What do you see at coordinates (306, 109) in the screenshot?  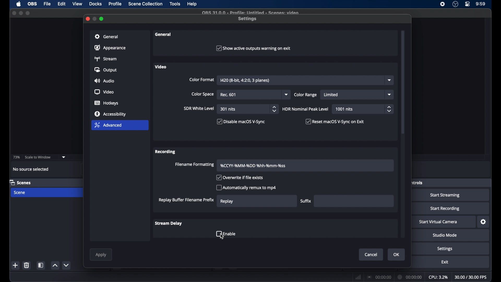 I see `HDR nominal peal level` at bounding box center [306, 109].